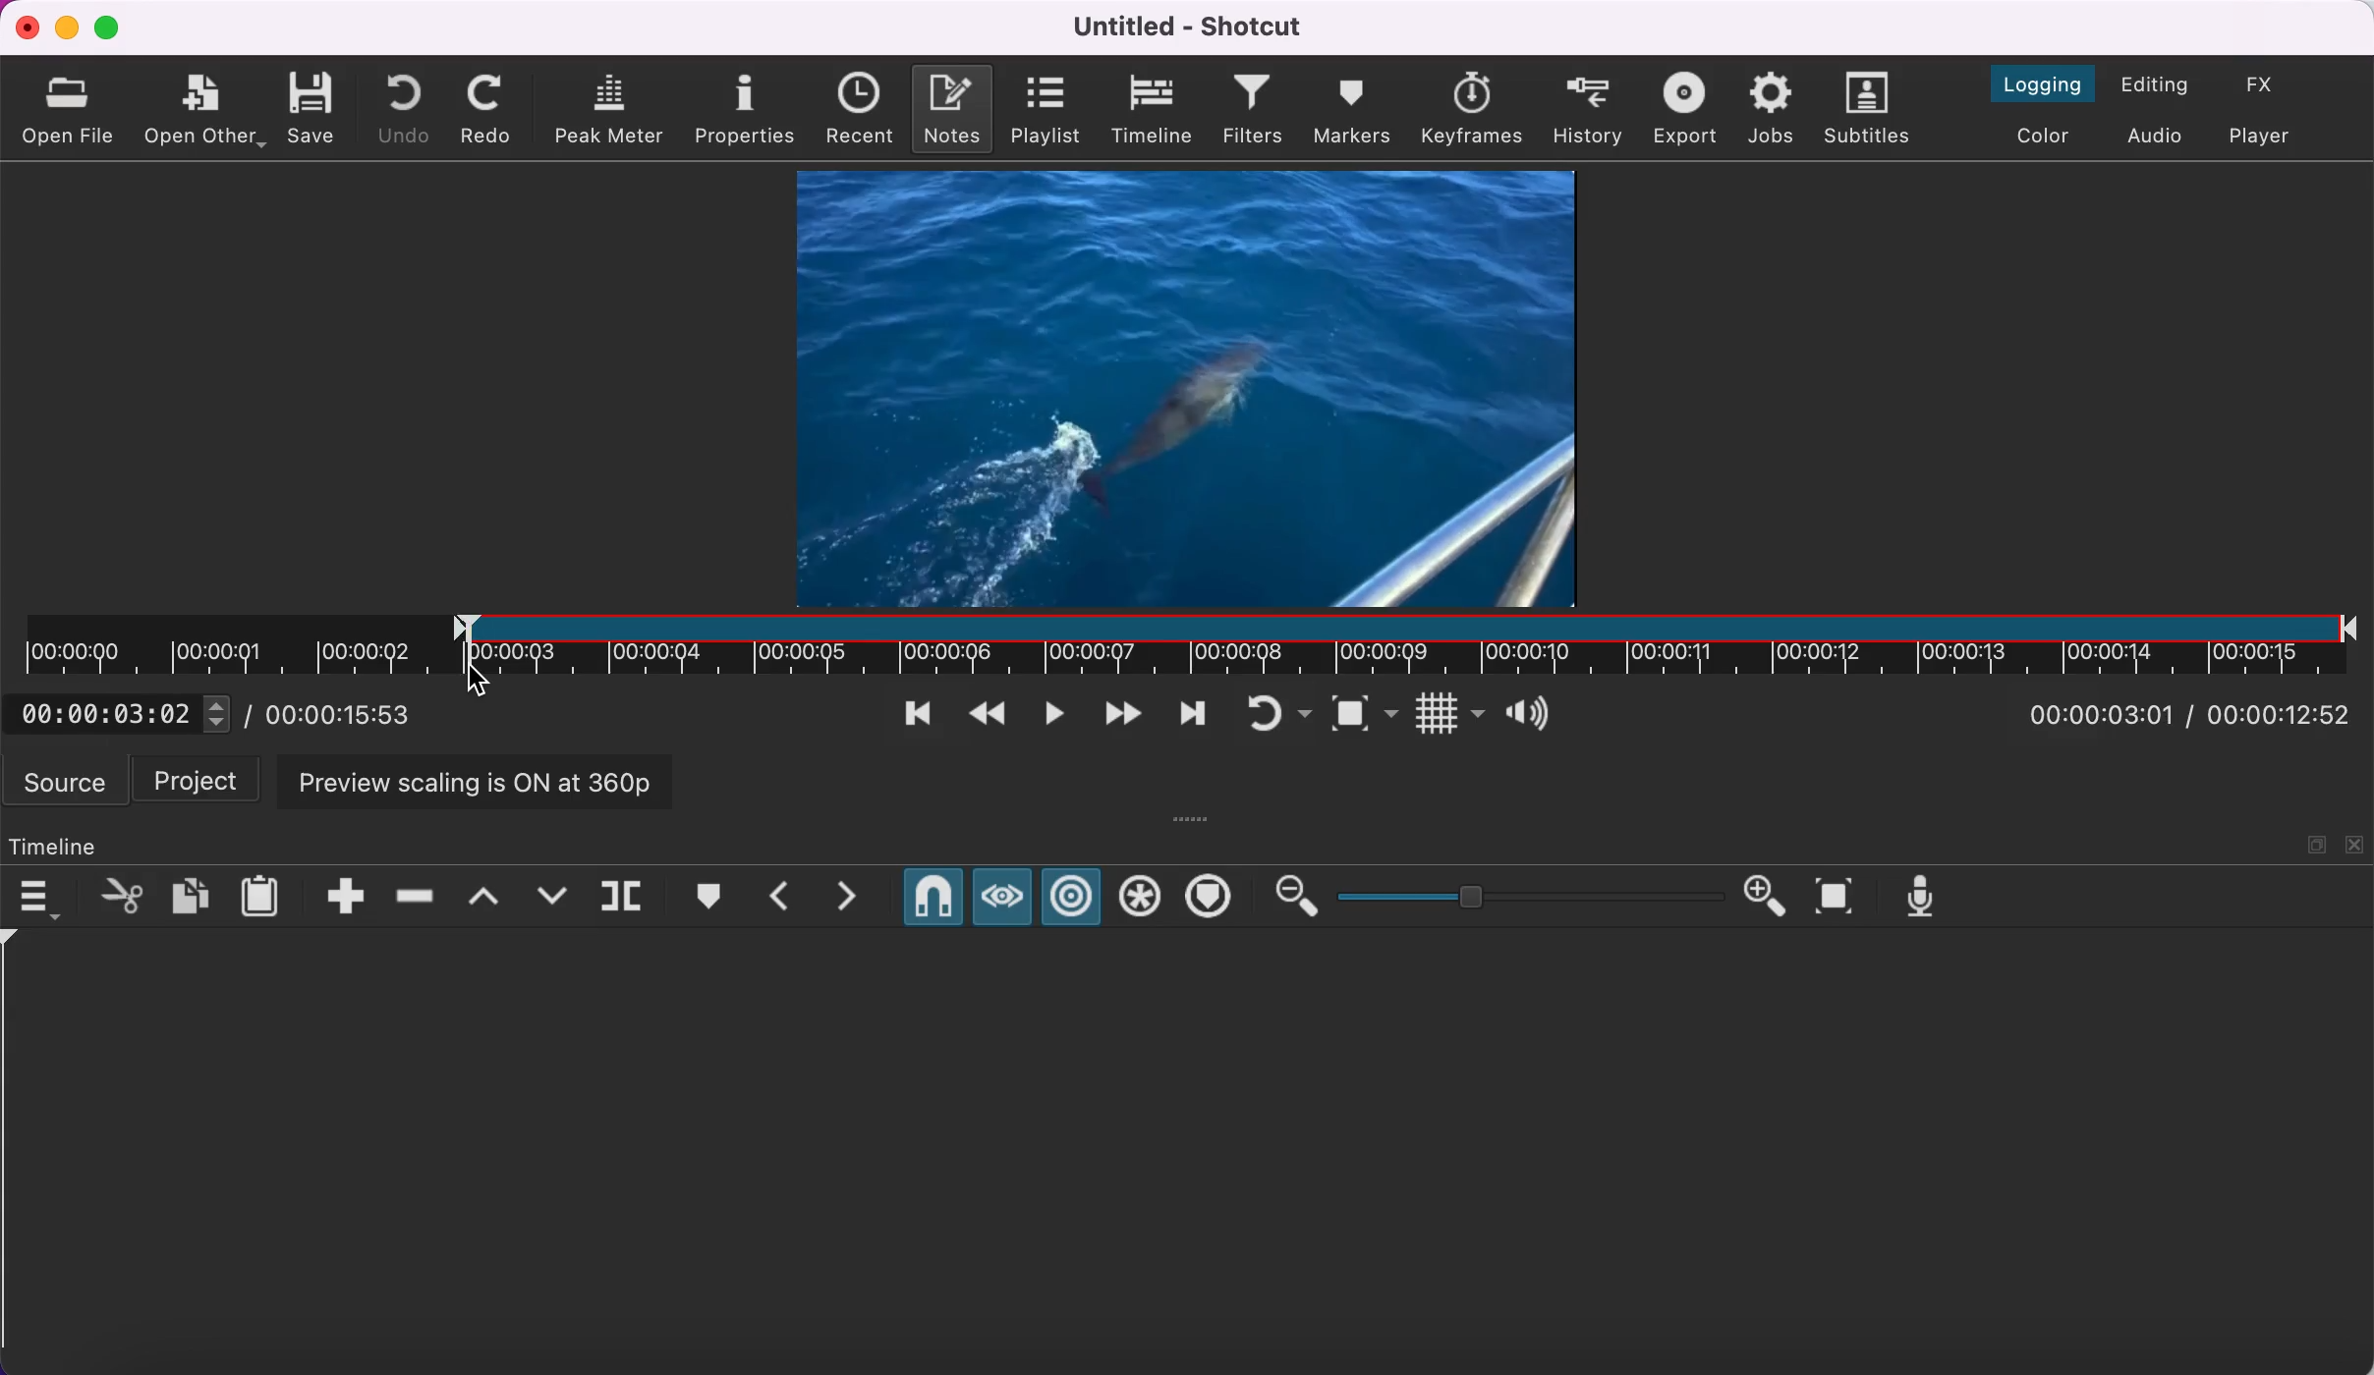 The image size is (2374, 1375). I want to click on close, so click(2356, 844).